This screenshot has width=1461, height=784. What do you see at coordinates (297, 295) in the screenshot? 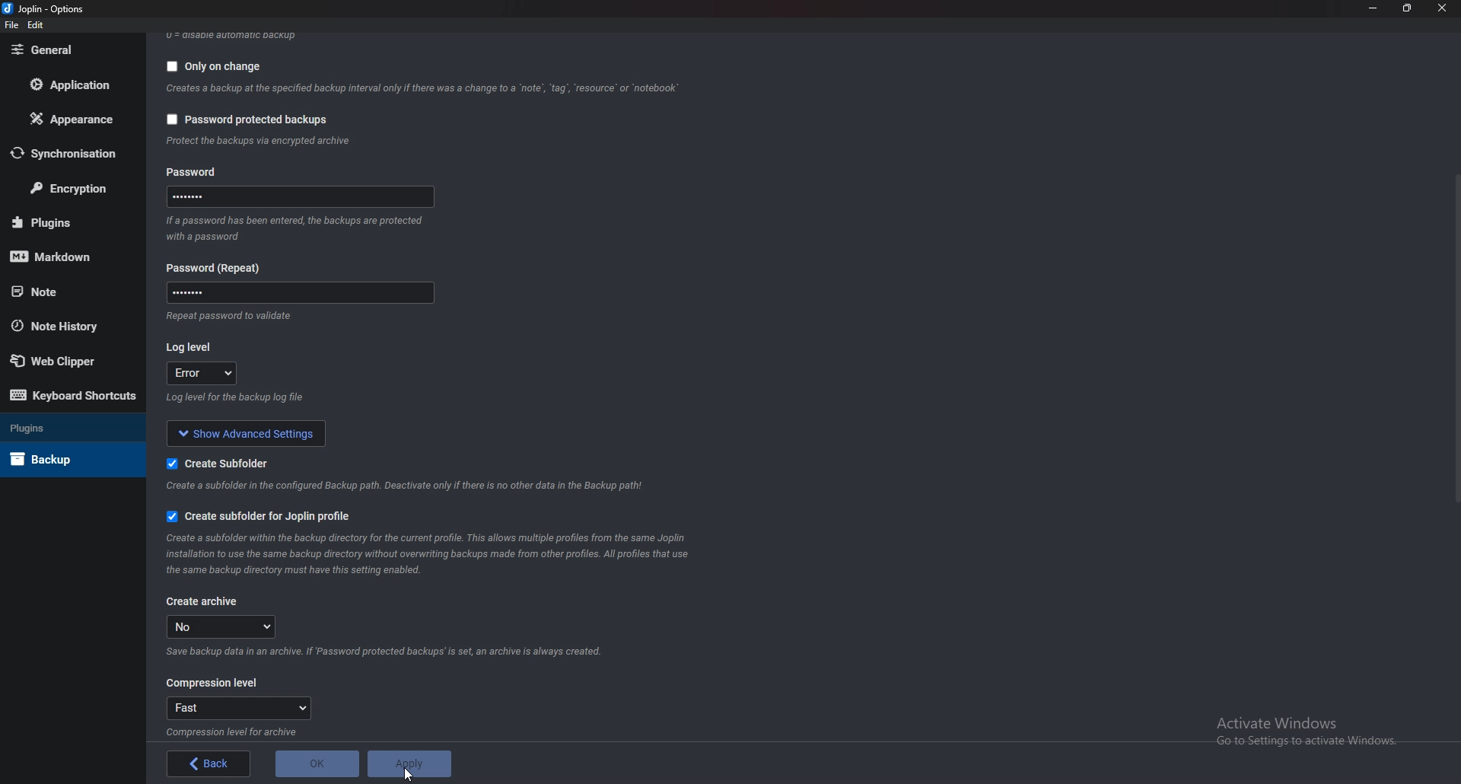
I see `Password` at bounding box center [297, 295].